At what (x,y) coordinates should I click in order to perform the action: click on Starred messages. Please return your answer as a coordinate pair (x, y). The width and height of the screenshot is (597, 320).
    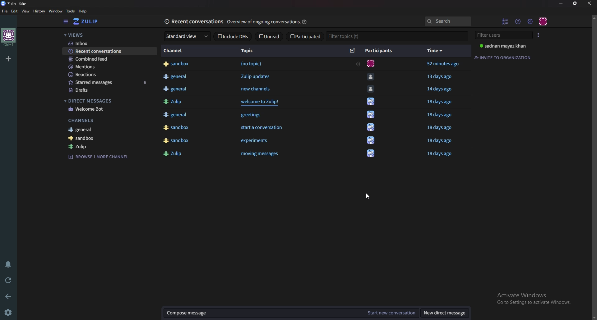
    Looking at the image, I should click on (107, 82).